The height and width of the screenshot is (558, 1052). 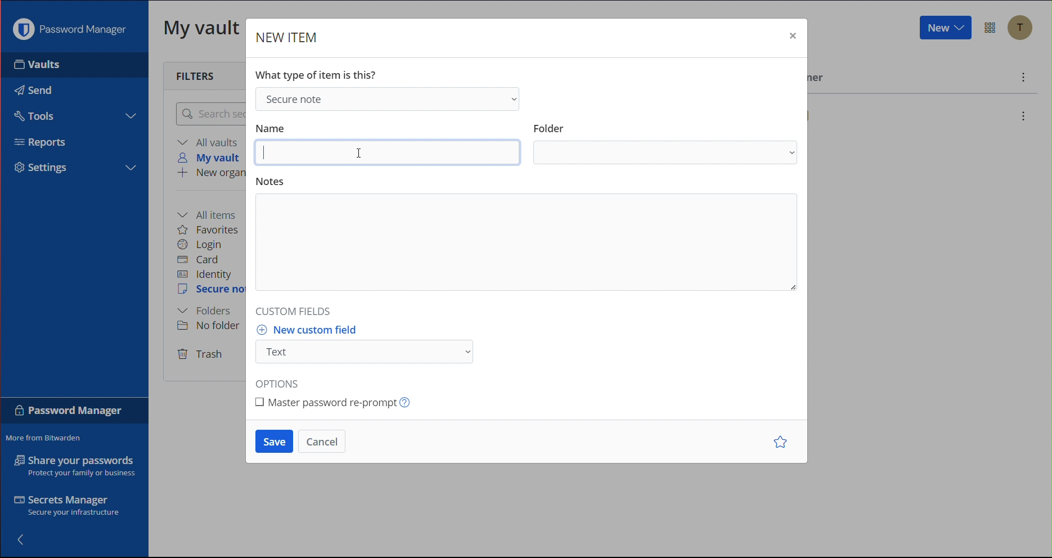 What do you see at coordinates (783, 443) in the screenshot?
I see `Star` at bounding box center [783, 443].